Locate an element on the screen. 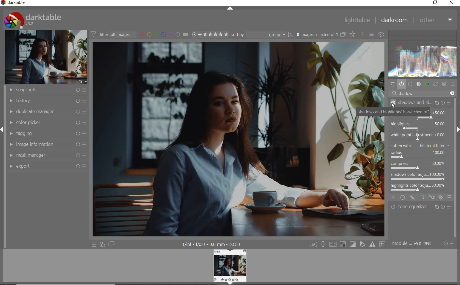  waveform is located at coordinates (424, 54).